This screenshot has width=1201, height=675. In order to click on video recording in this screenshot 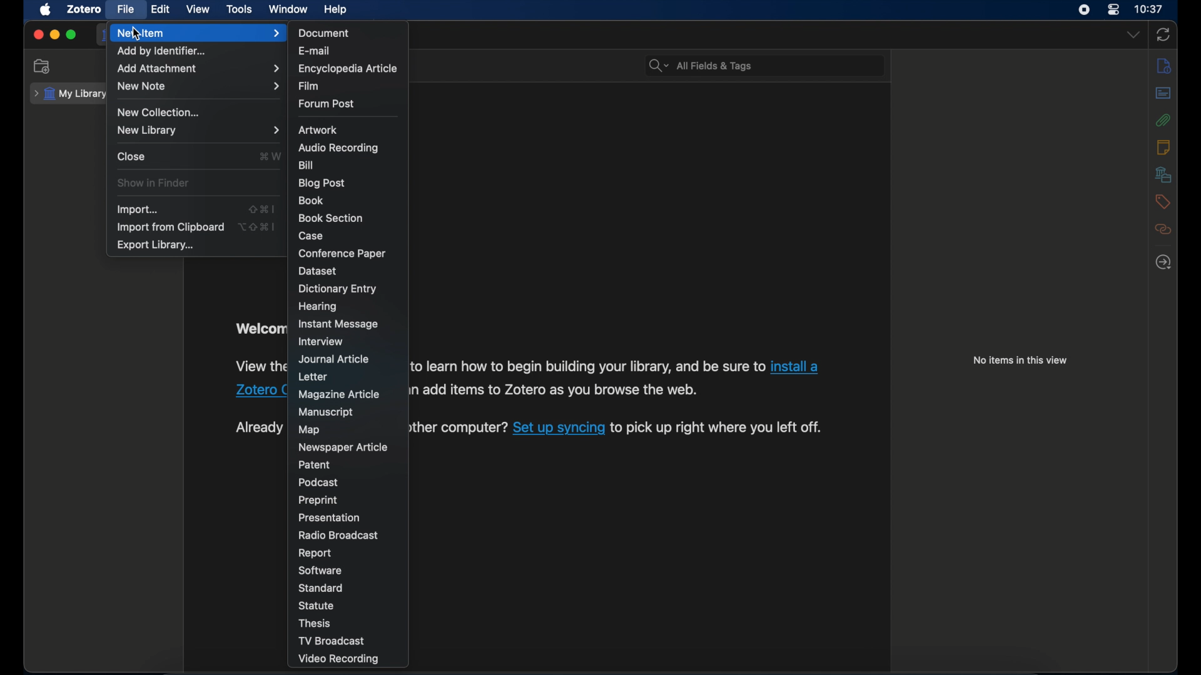, I will do `click(339, 659)`.